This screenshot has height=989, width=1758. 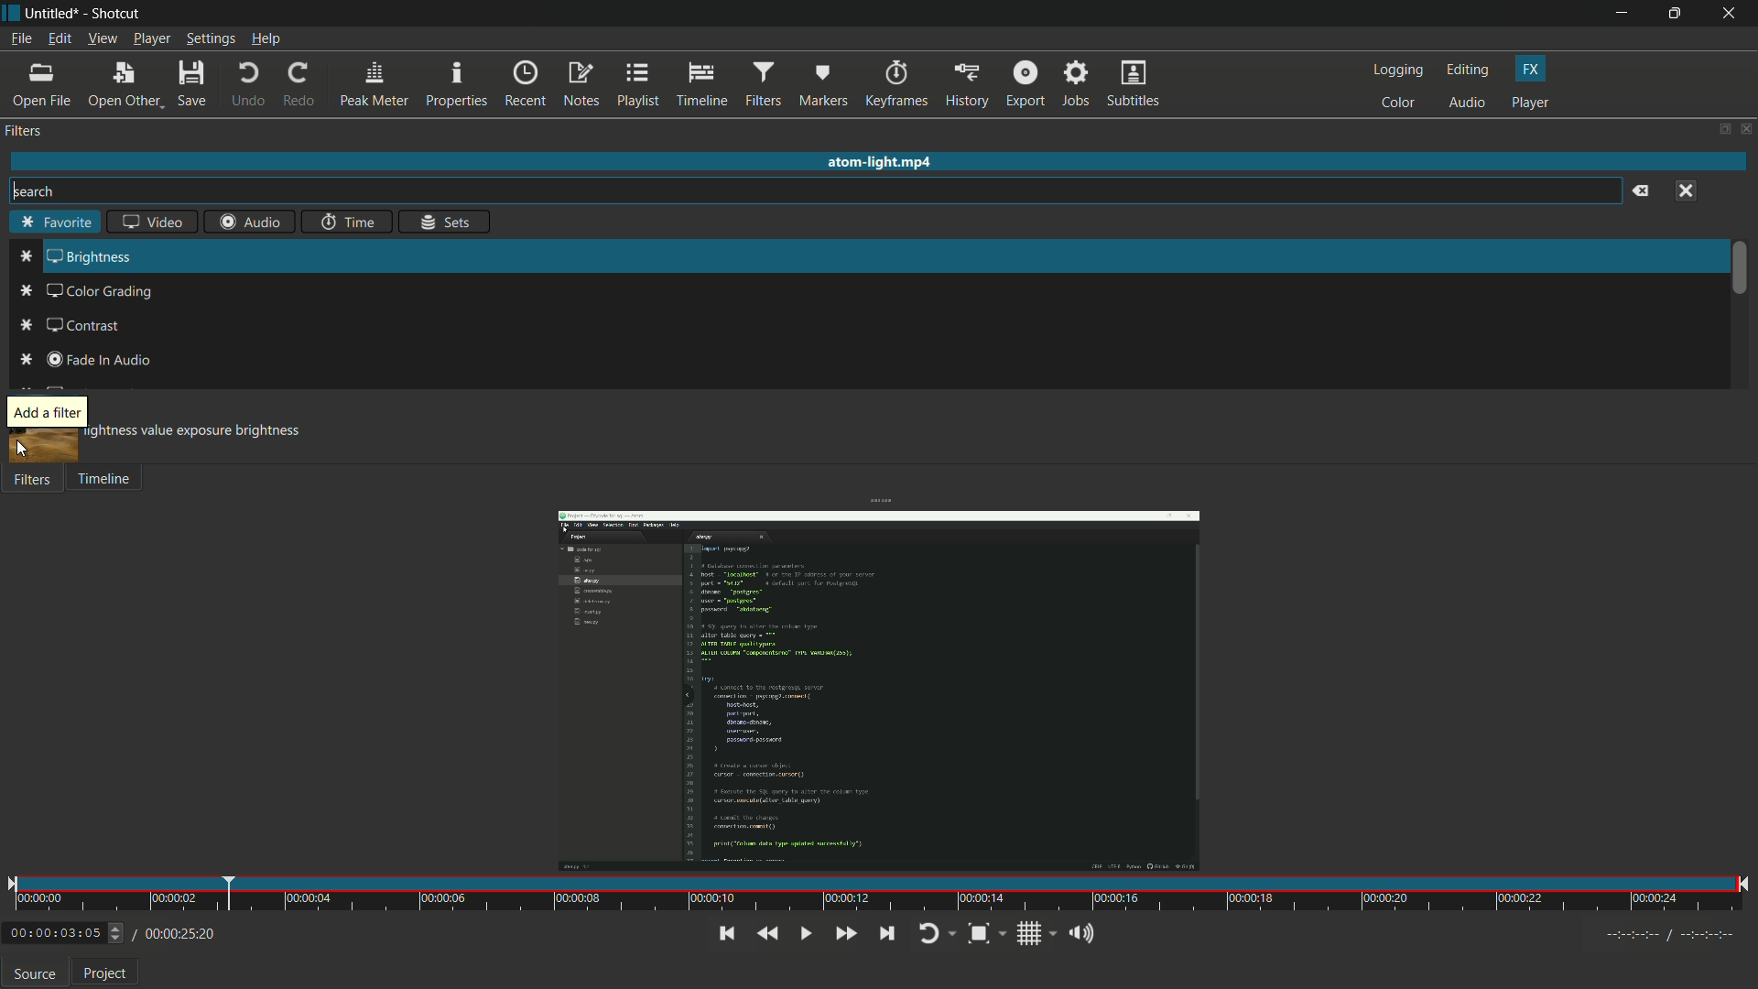 What do you see at coordinates (1467, 103) in the screenshot?
I see `audio` at bounding box center [1467, 103].